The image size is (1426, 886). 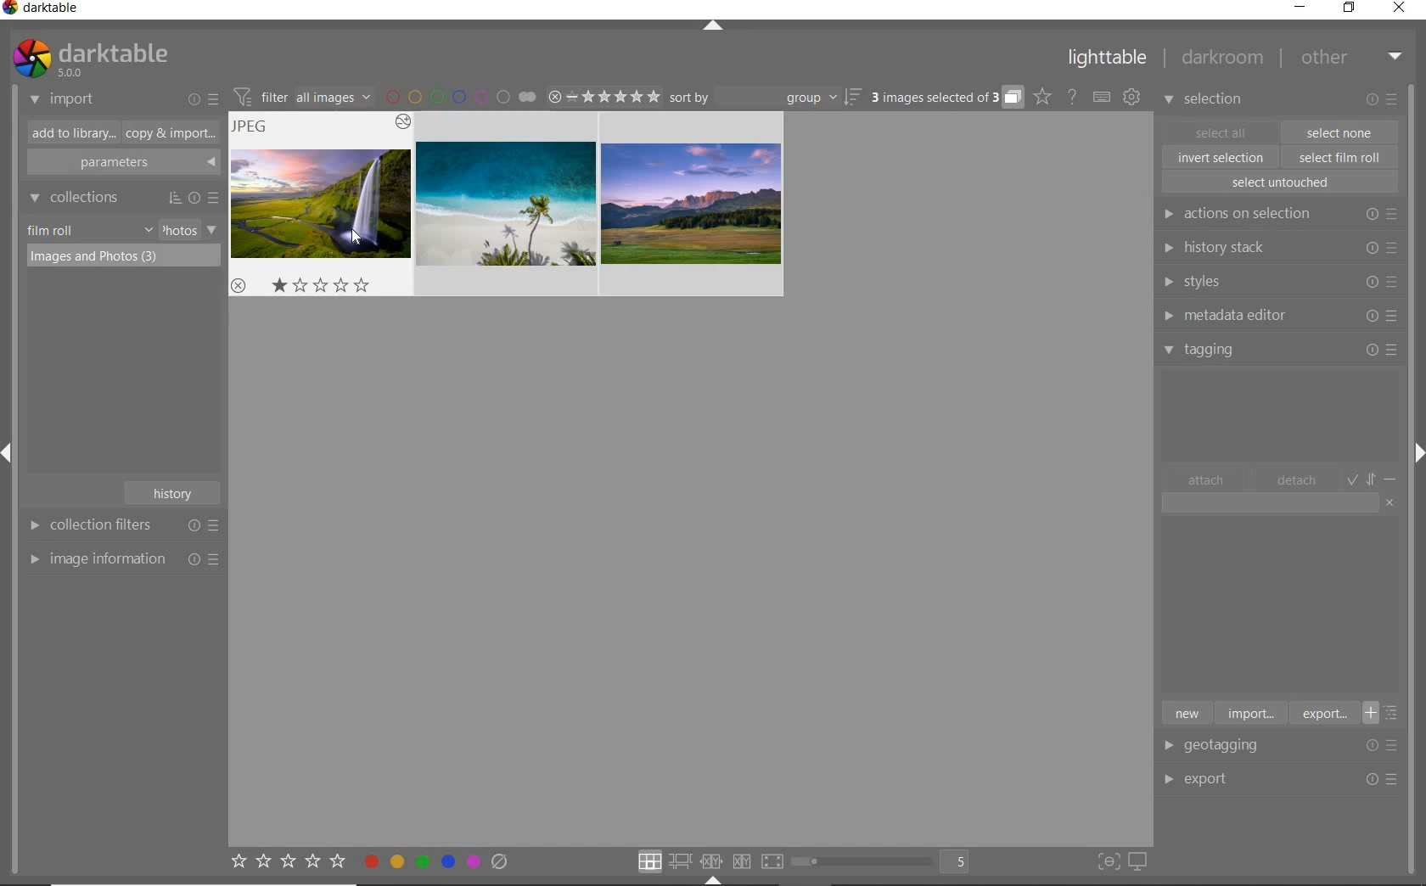 I want to click on tagging, so click(x=1281, y=349).